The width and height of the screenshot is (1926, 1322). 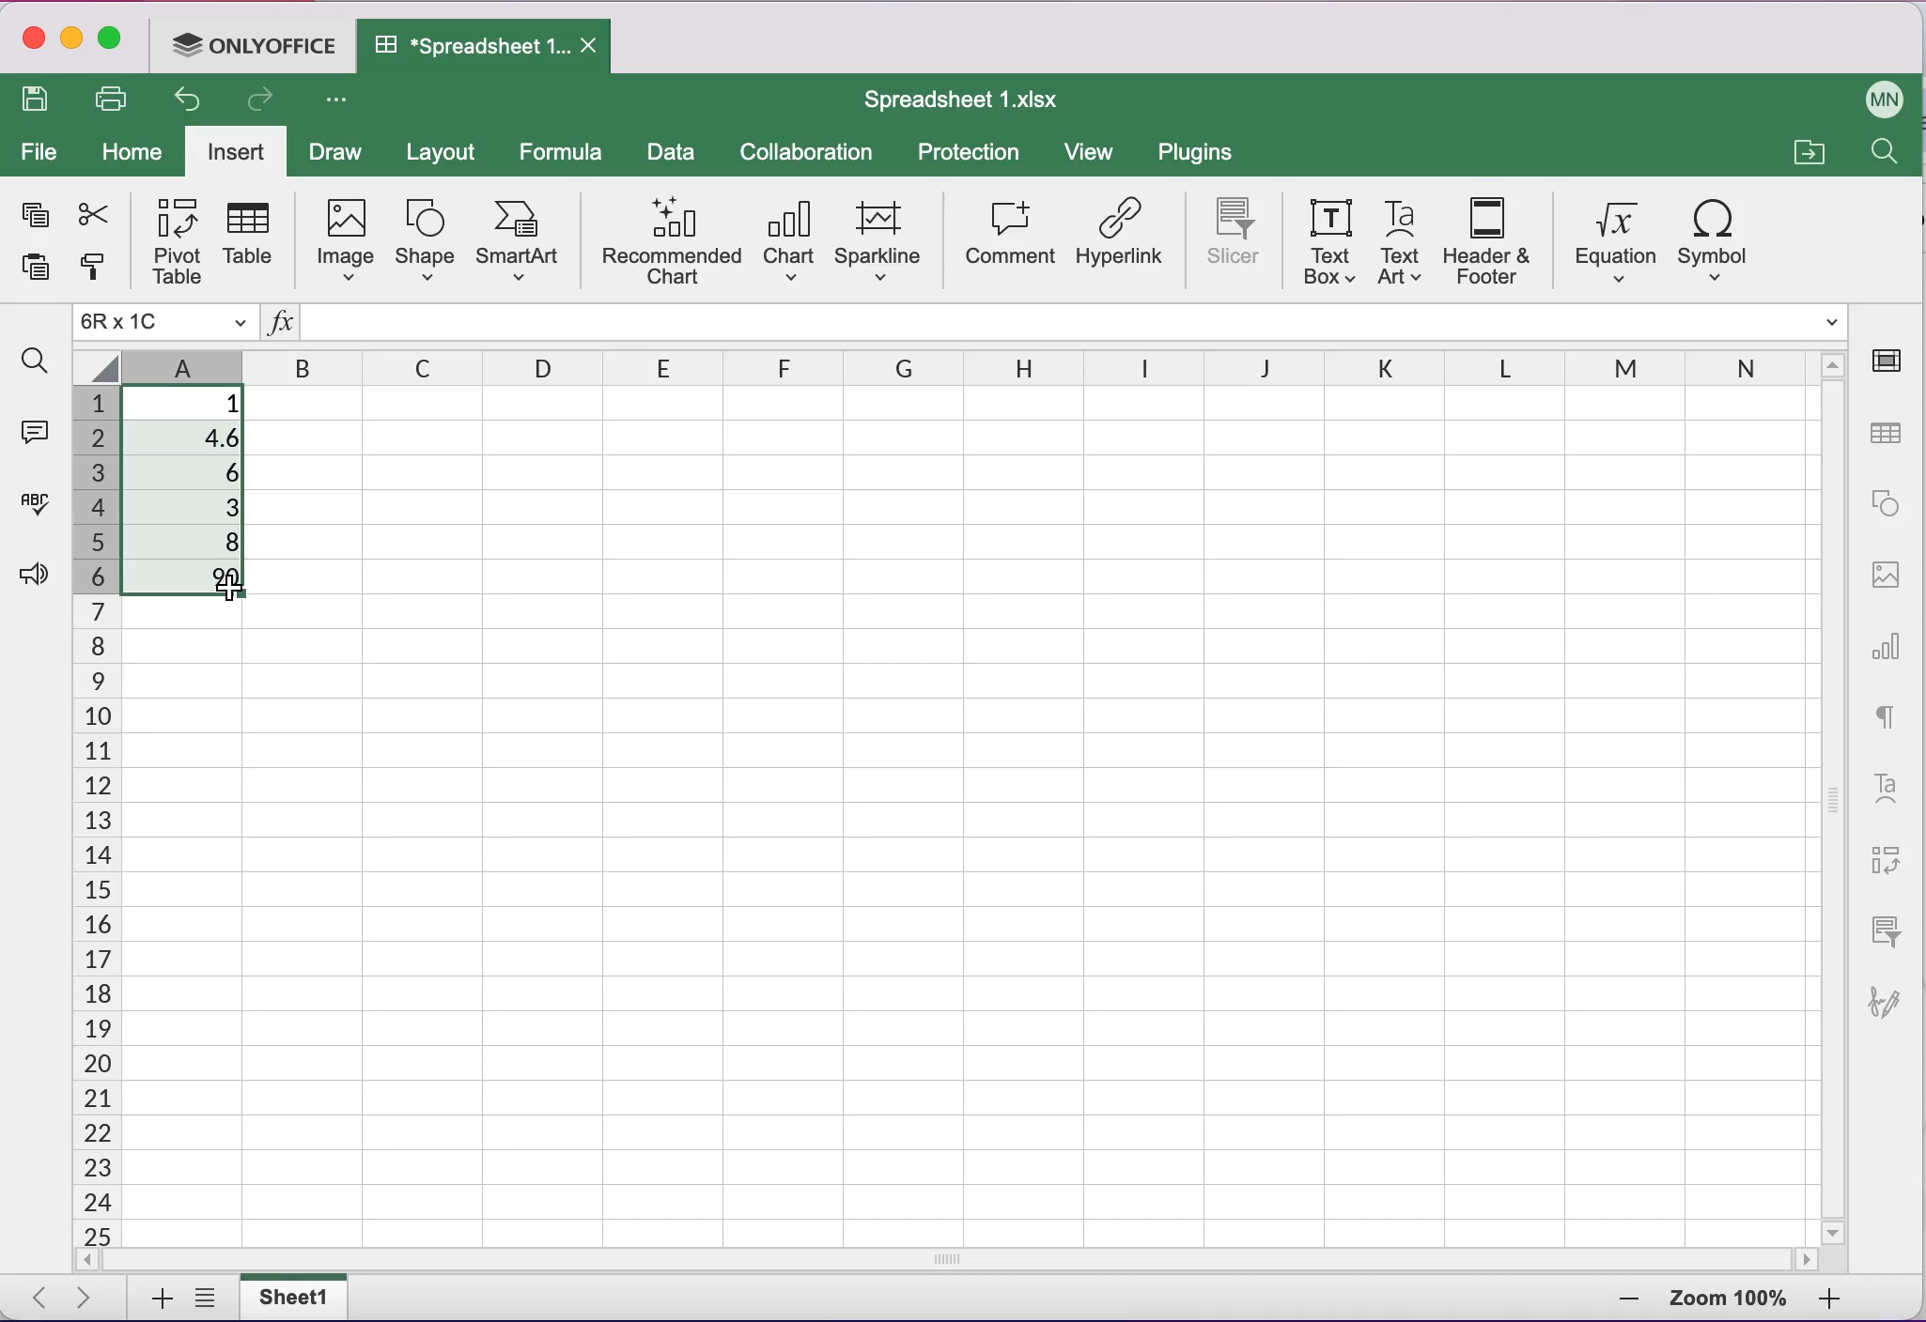 I want to click on User name, so click(x=1878, y=98).